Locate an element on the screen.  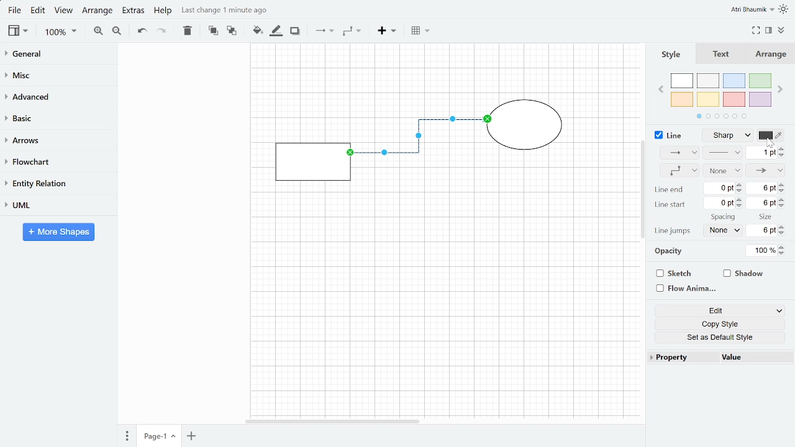
Increase Line end size is located at coordinates (782, 184).